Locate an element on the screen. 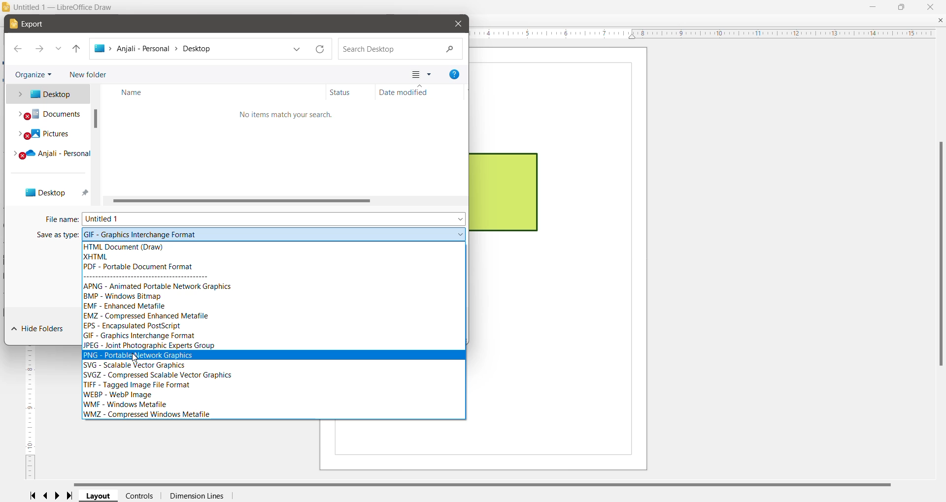  Scroll to previous page is located at coordinates (46, 496).